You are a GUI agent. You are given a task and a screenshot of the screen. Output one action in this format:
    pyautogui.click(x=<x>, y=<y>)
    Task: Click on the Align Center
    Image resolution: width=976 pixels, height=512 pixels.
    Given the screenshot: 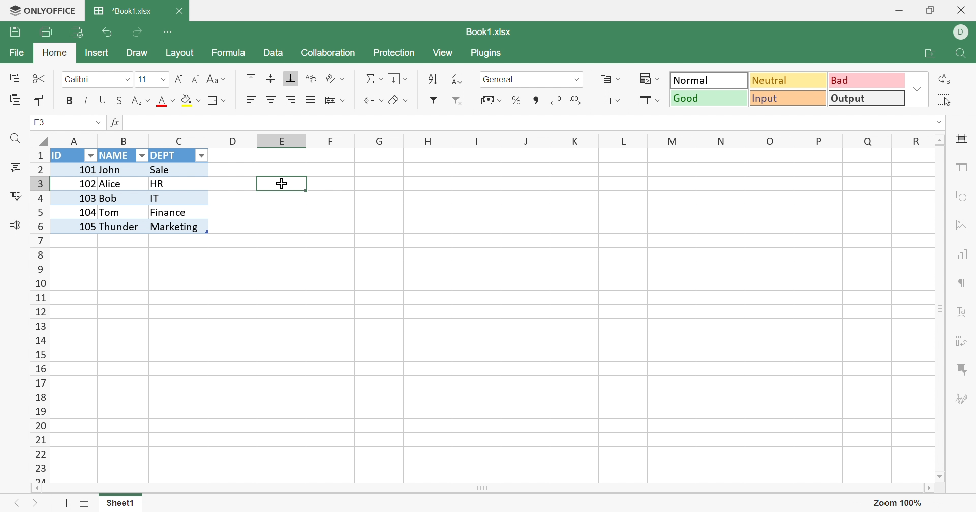 What is the action you would take?
    pyautogui.click(x=272, y=102)
    